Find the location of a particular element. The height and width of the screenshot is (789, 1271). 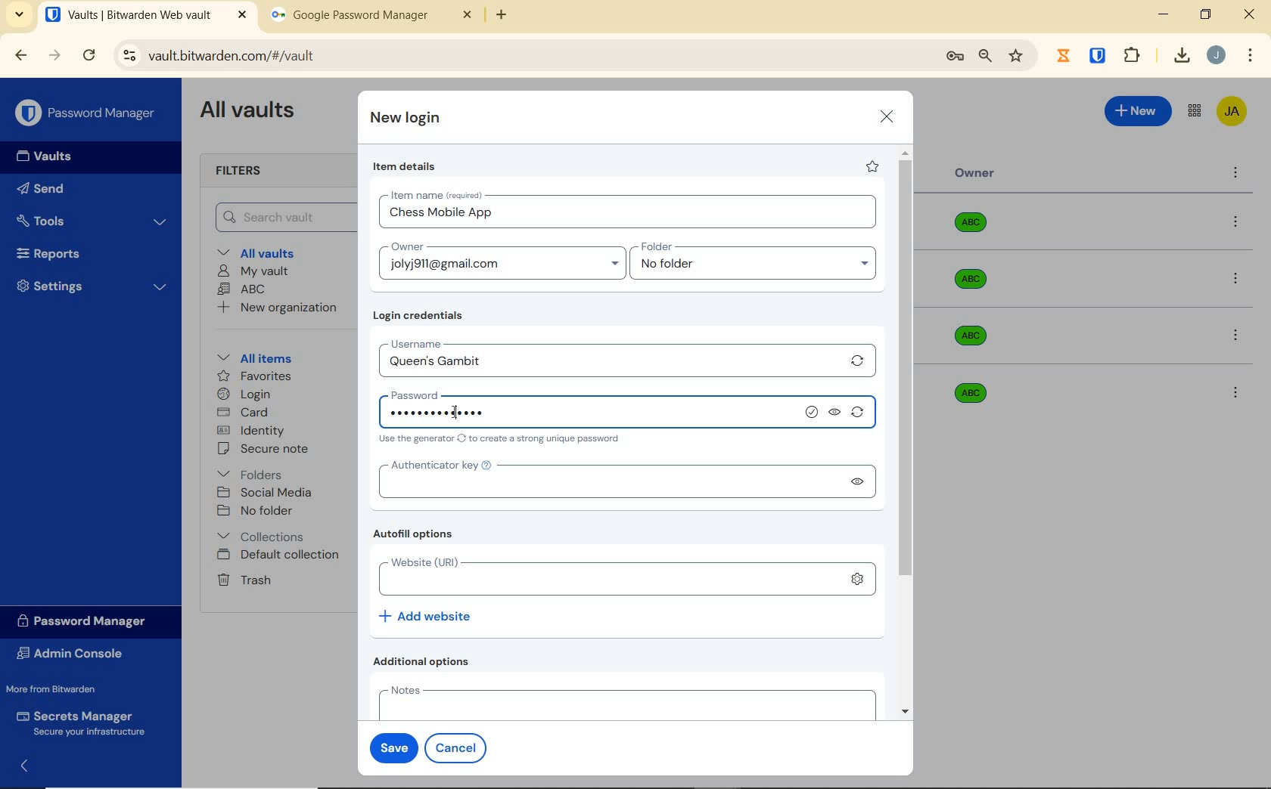

All items is located at coordinates (252, 356).